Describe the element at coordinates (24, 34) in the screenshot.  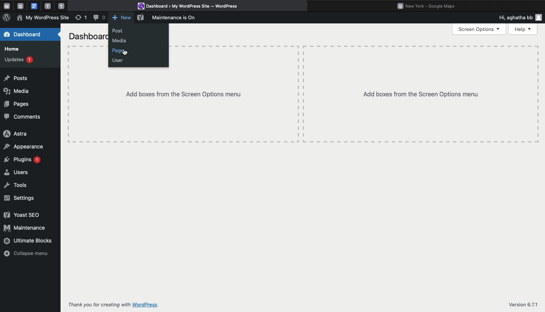
I see `Dashboard` at that location.